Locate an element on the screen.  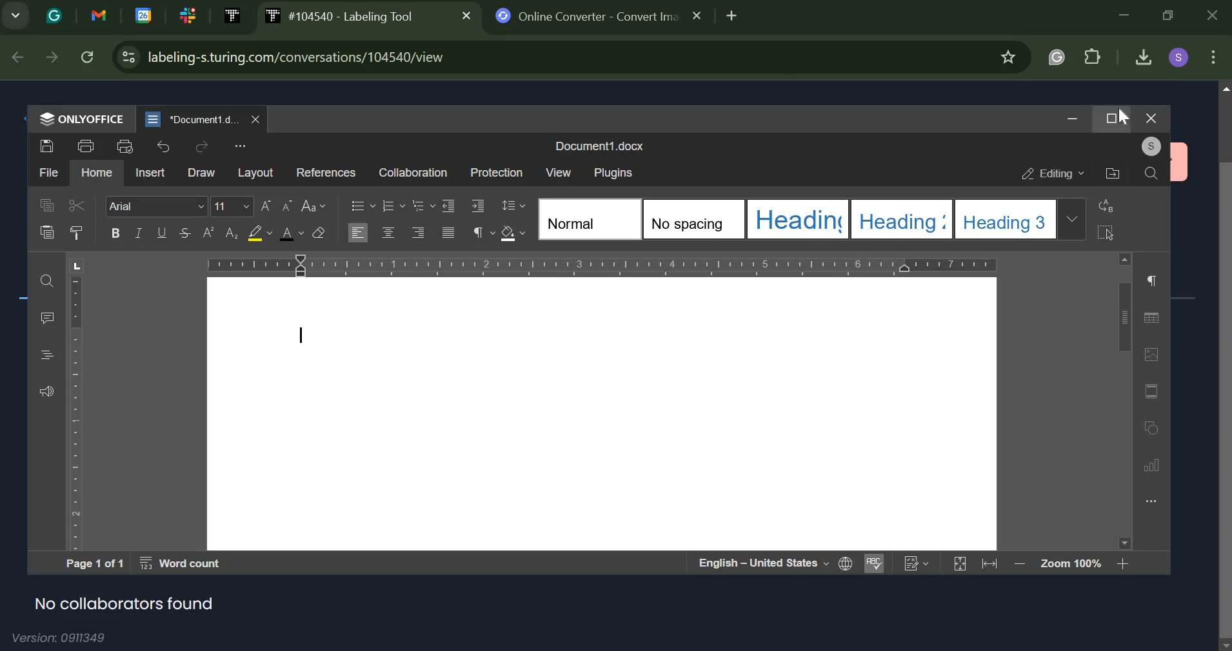
labeling-s.turing.com/conversations/104540/view is located at coordinates (563, 57).